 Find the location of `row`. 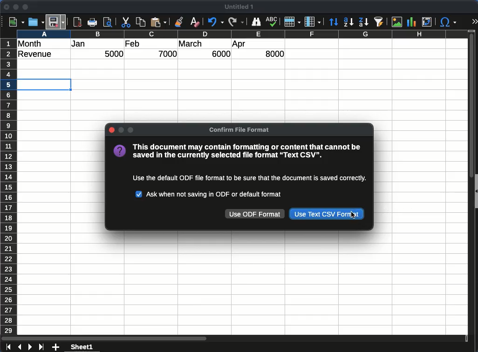

row is located at coordinates (8, 186).